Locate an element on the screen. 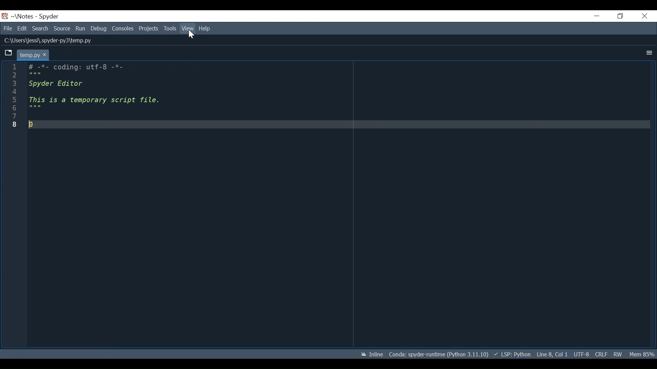 The width and height of the screenshot is (657, 369). Debug is located at coordinates (99, 29).